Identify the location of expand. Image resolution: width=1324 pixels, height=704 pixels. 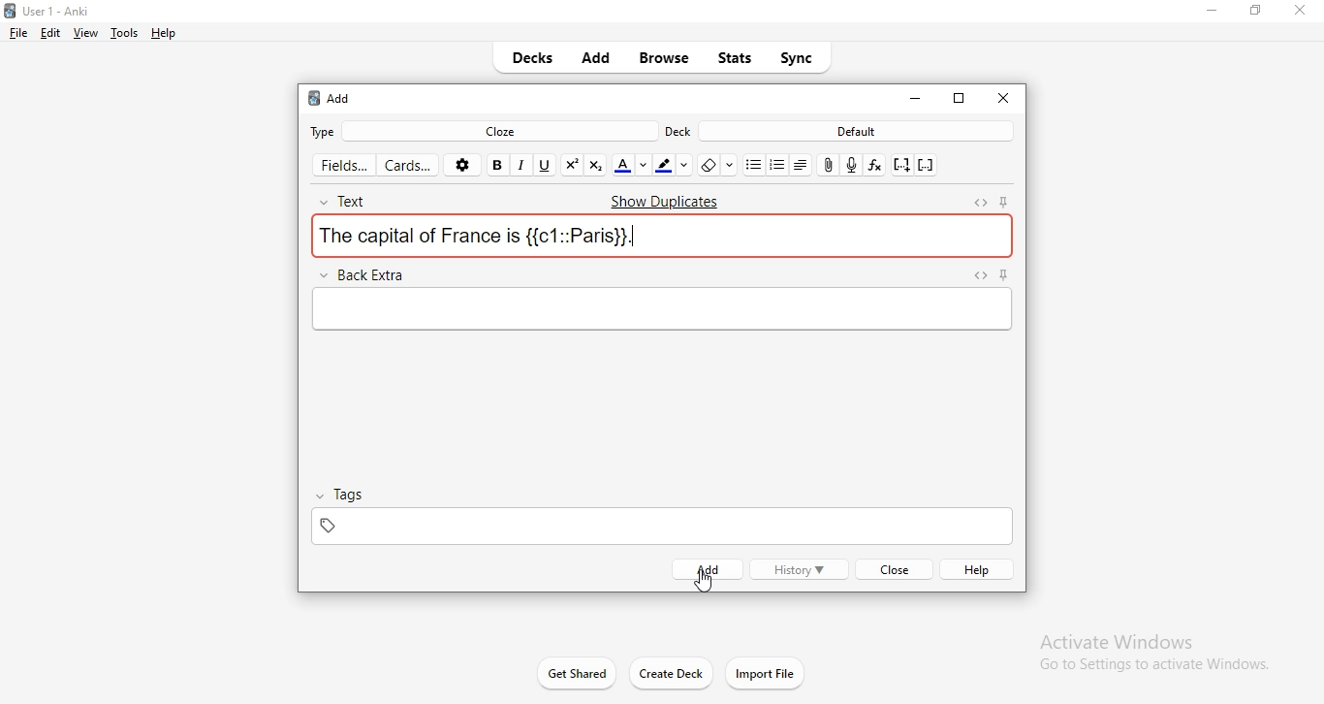
(978, 275).